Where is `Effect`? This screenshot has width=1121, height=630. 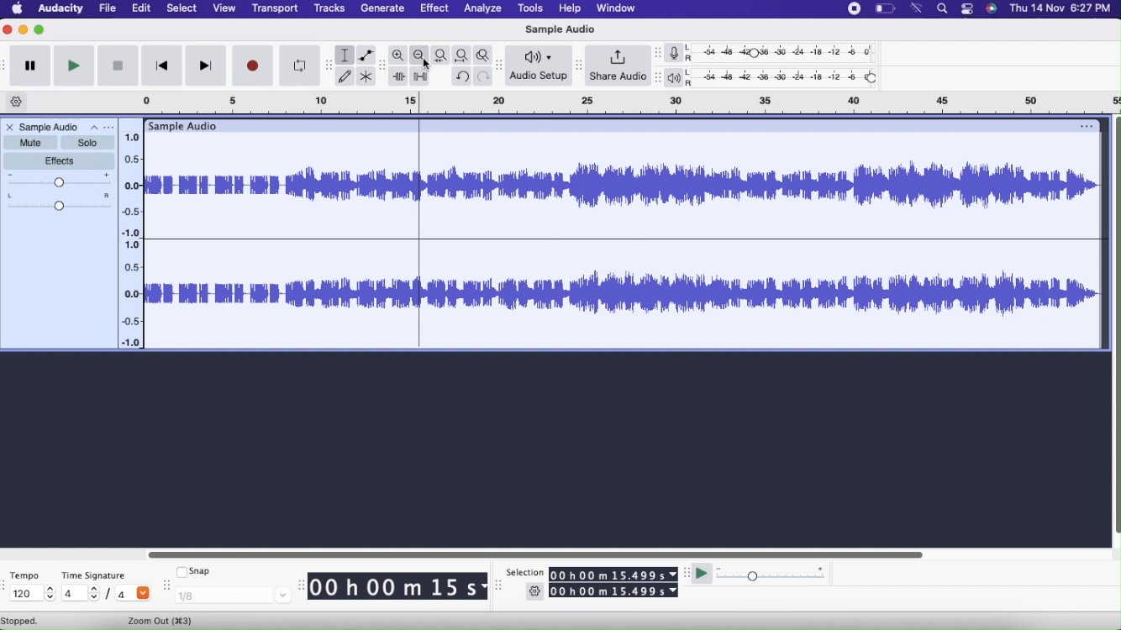
Effect is located at coordinates (434, 9).